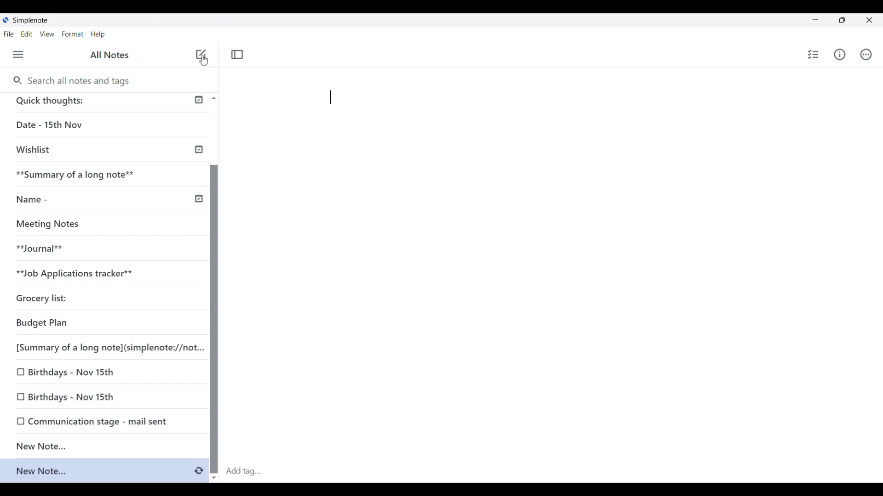 The height and width of the screenshot is (496, 883). What do you see at coordinates (109, 347) in the screenshot?
I see `[Summary of a long note](simplenote://not...` at bounding box center [109, 347].